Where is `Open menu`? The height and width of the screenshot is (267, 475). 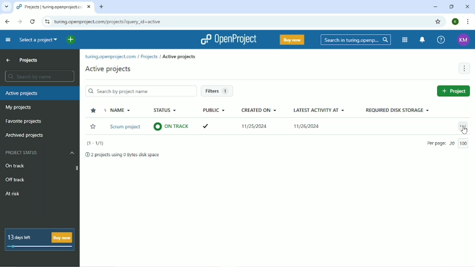 Open menu is located at coordinates (463, 127).